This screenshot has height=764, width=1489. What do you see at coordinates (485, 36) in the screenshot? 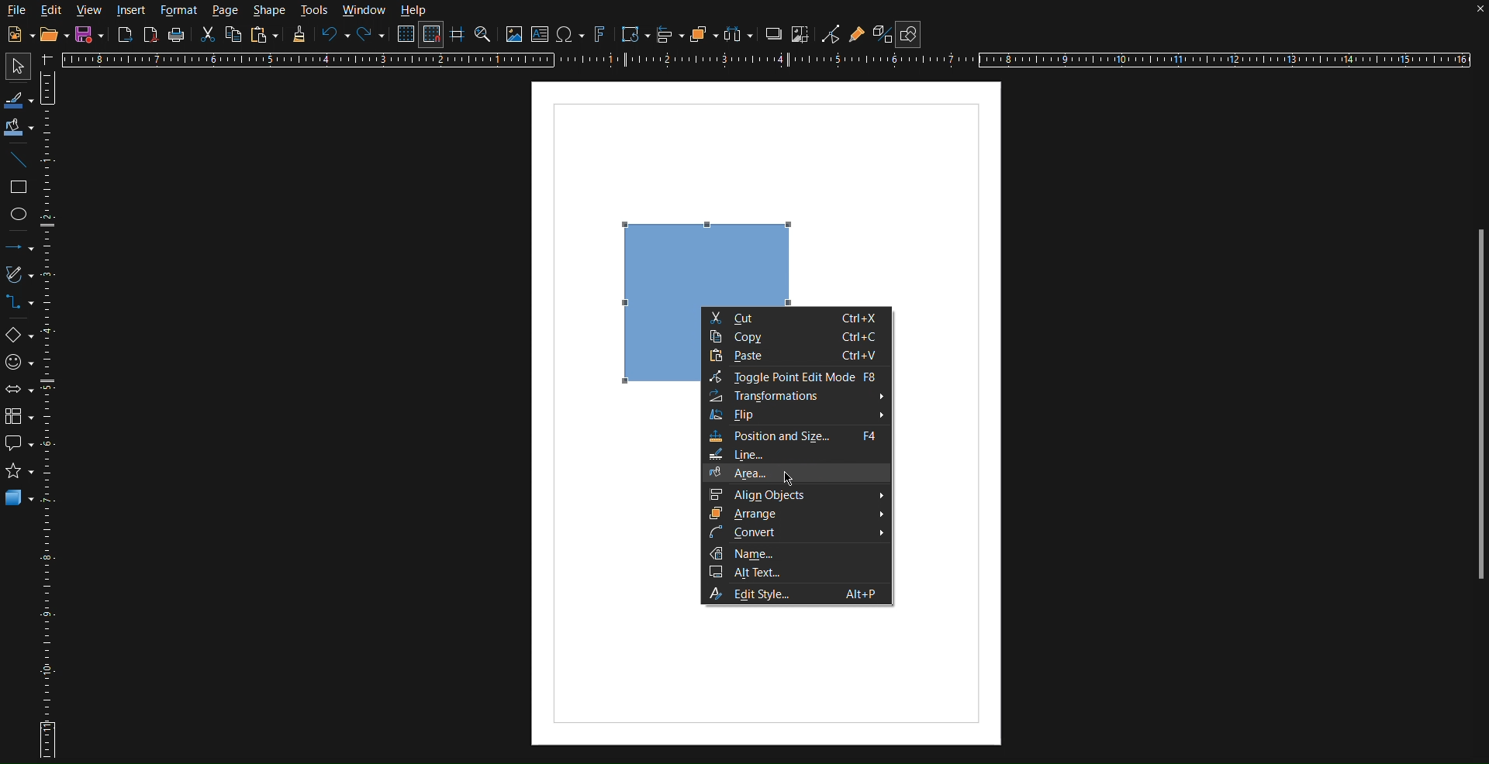
I see `Zoom and Pan` at bounding box center [485, 36].